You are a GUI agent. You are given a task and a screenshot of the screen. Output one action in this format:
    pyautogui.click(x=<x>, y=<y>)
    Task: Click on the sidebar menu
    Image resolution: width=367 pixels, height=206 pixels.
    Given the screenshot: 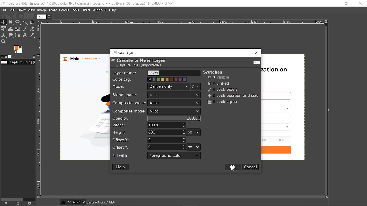 What is the action you would take?
    pyautogui.click(x=329, y=109)
    